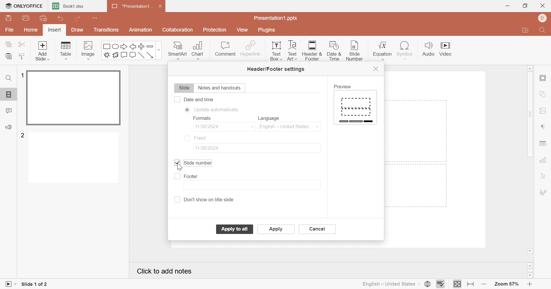 This screenshot has height=289, width=551. What do you see at coordinates (199, 99) in the screenshot?
I see `Date and Time` at bounding box center [199, 99].